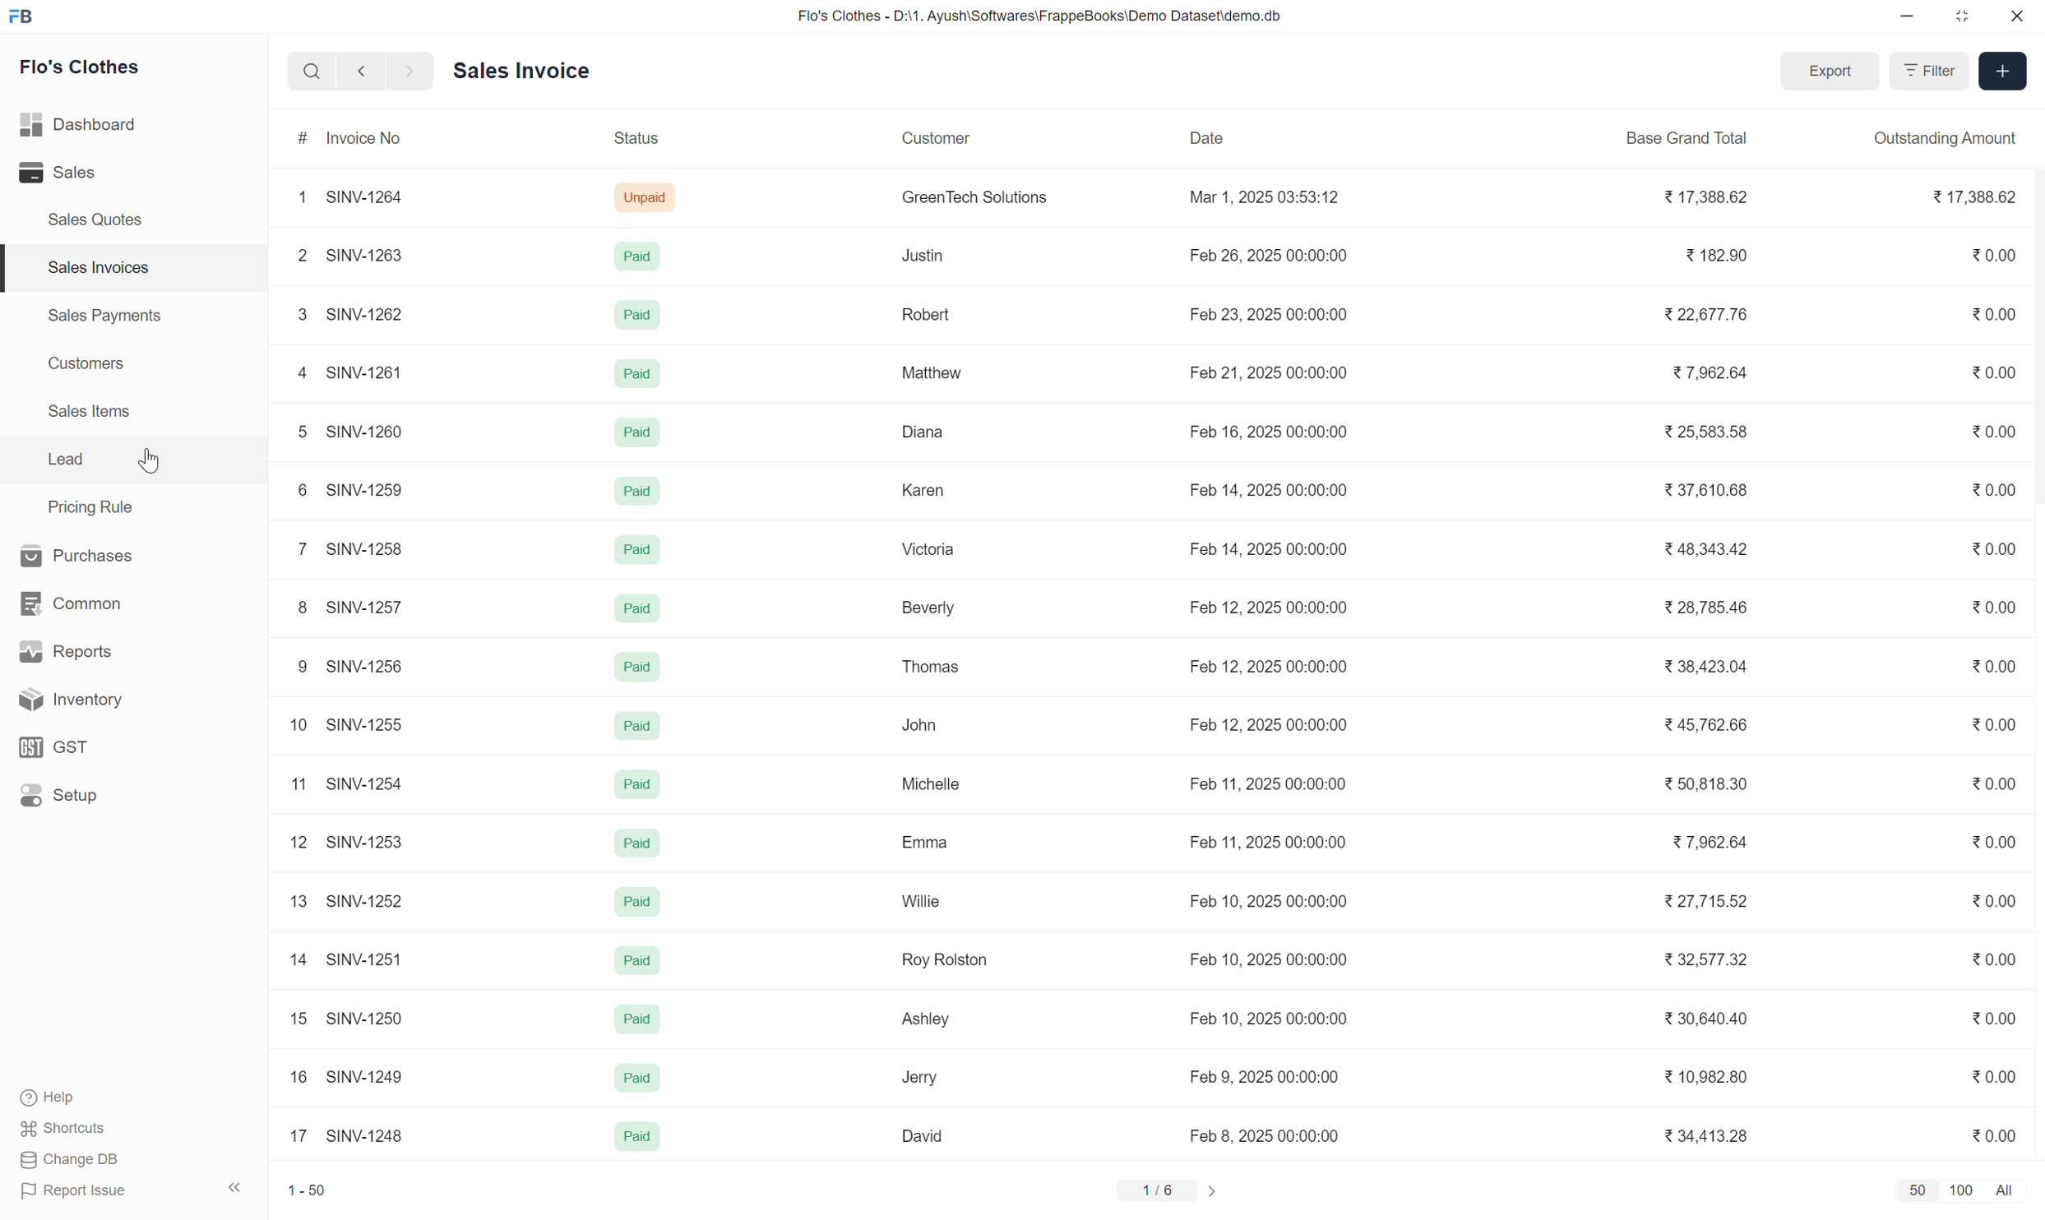 This screenshot has height=1220, width=2045. What do you see at coordinates (308, 1187) in the screenshot?
I see `1-50` at bounding box center [308, 1187].